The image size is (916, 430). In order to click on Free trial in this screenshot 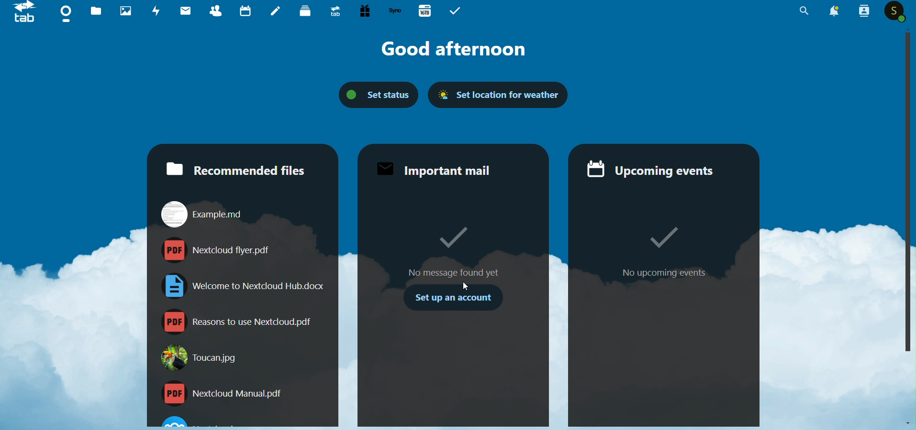, I will do `click(362, 11)`.